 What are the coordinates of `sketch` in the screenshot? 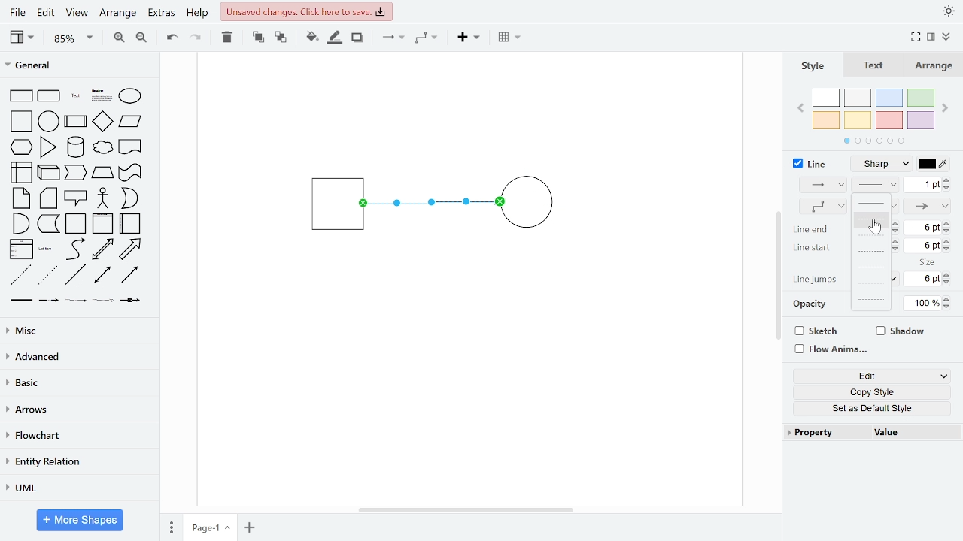 It's located at (814, 331).